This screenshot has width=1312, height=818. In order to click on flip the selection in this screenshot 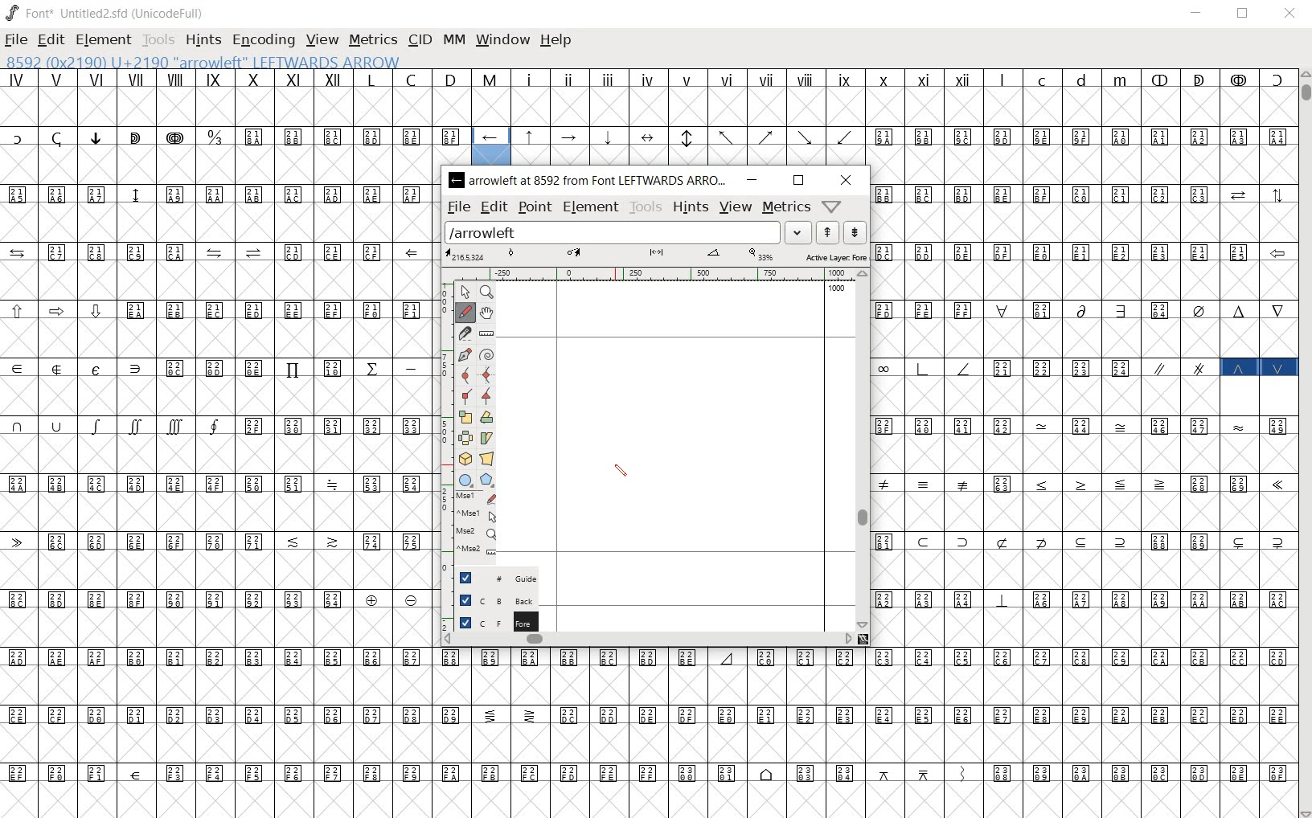, I will do `click(465, 438)`.